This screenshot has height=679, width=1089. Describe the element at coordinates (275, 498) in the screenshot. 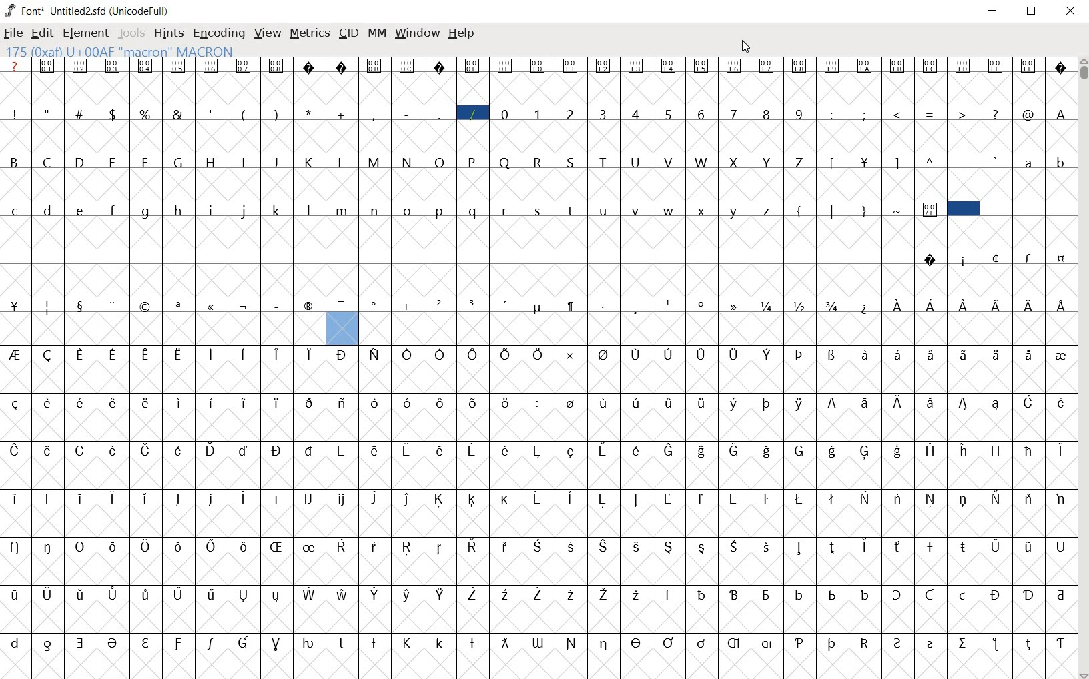

I see `Symbol` at that location.